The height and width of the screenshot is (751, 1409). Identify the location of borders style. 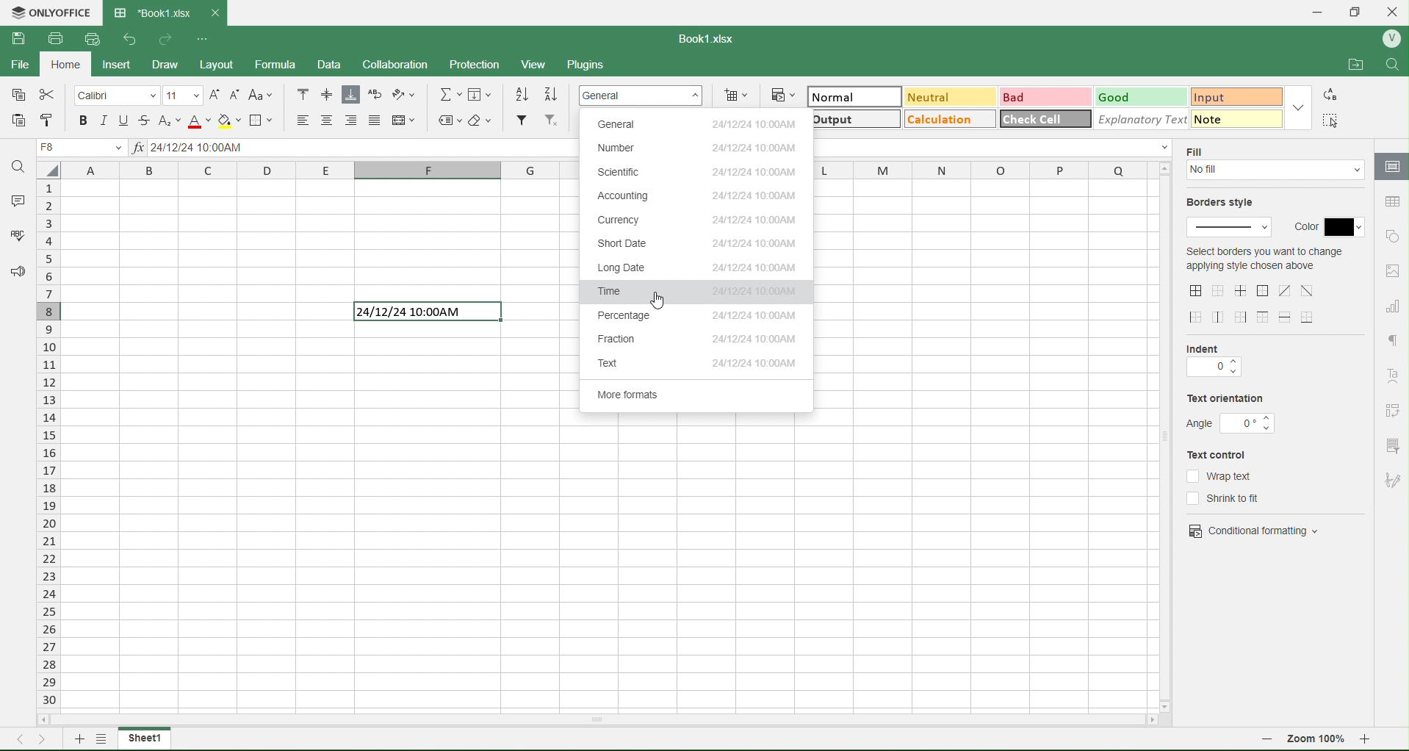
(1225, 204).